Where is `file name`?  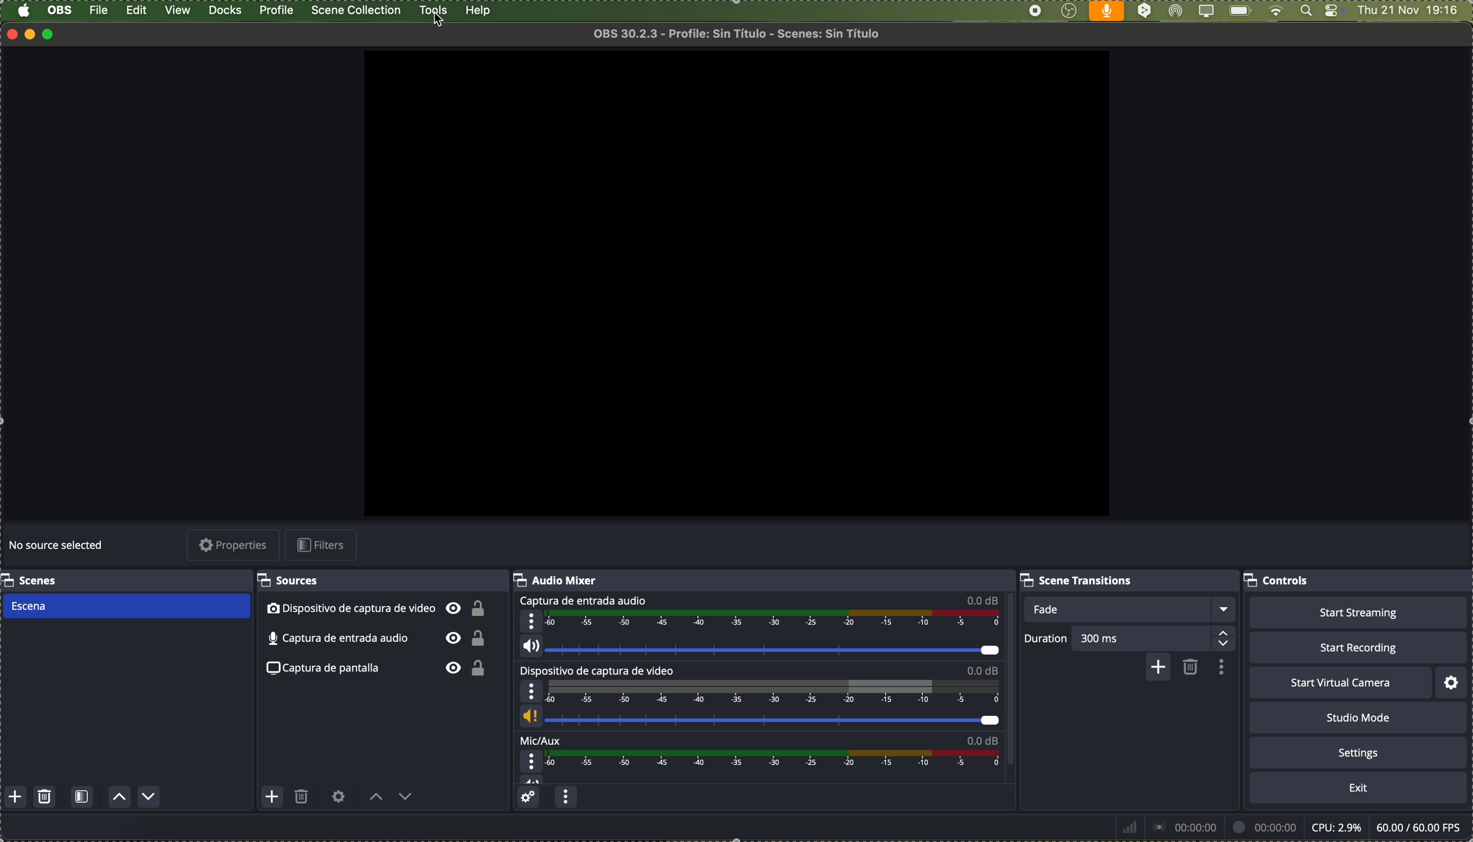 file name is located at coordinates (741, 34).